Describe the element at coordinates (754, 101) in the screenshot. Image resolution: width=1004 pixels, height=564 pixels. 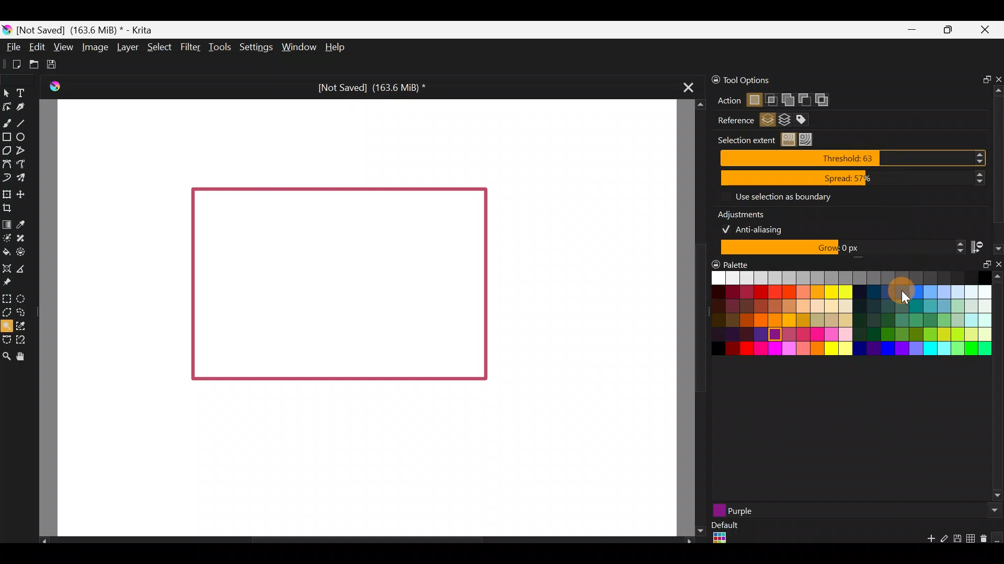
I see `Replace` at that location.